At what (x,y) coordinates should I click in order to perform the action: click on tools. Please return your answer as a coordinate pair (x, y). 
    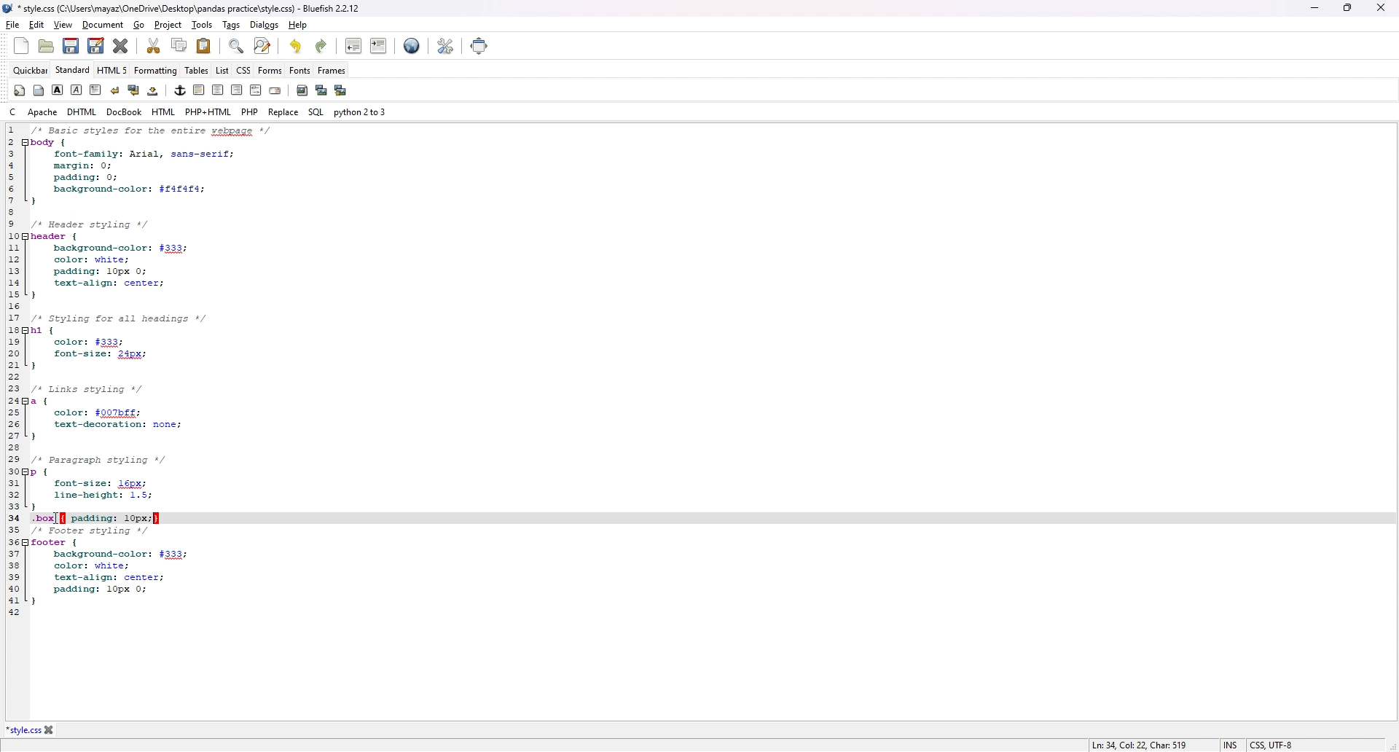
    Looking at the image, I should click on (202, 24).